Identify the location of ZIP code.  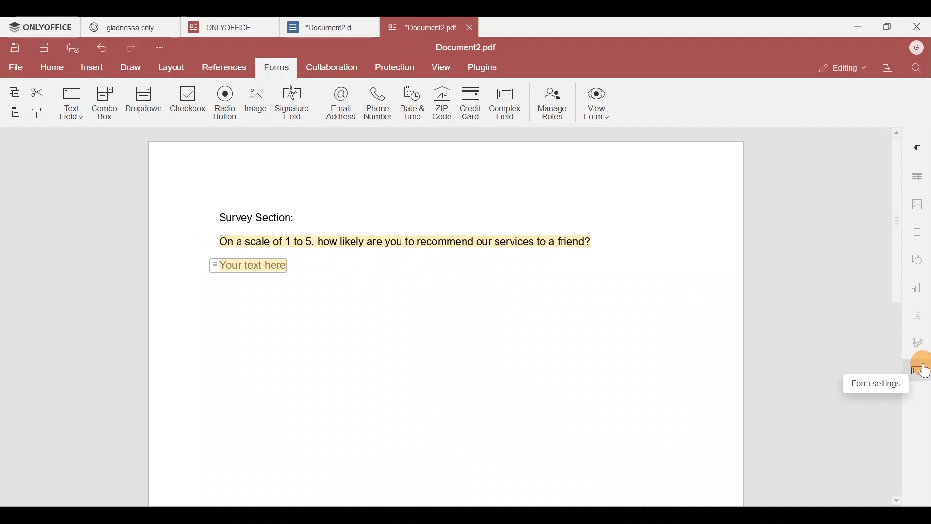
(443, 102).